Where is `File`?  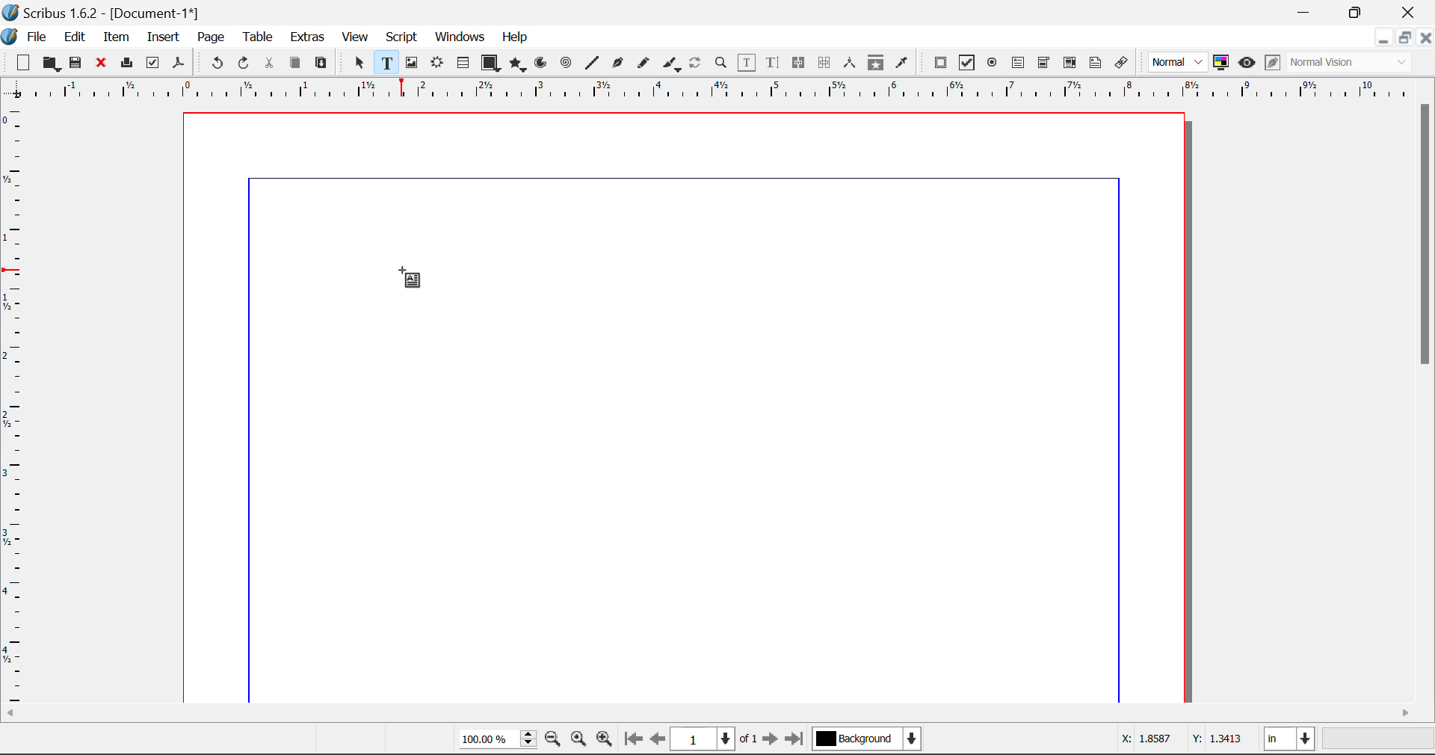 File is located at coordinates (27, 35).